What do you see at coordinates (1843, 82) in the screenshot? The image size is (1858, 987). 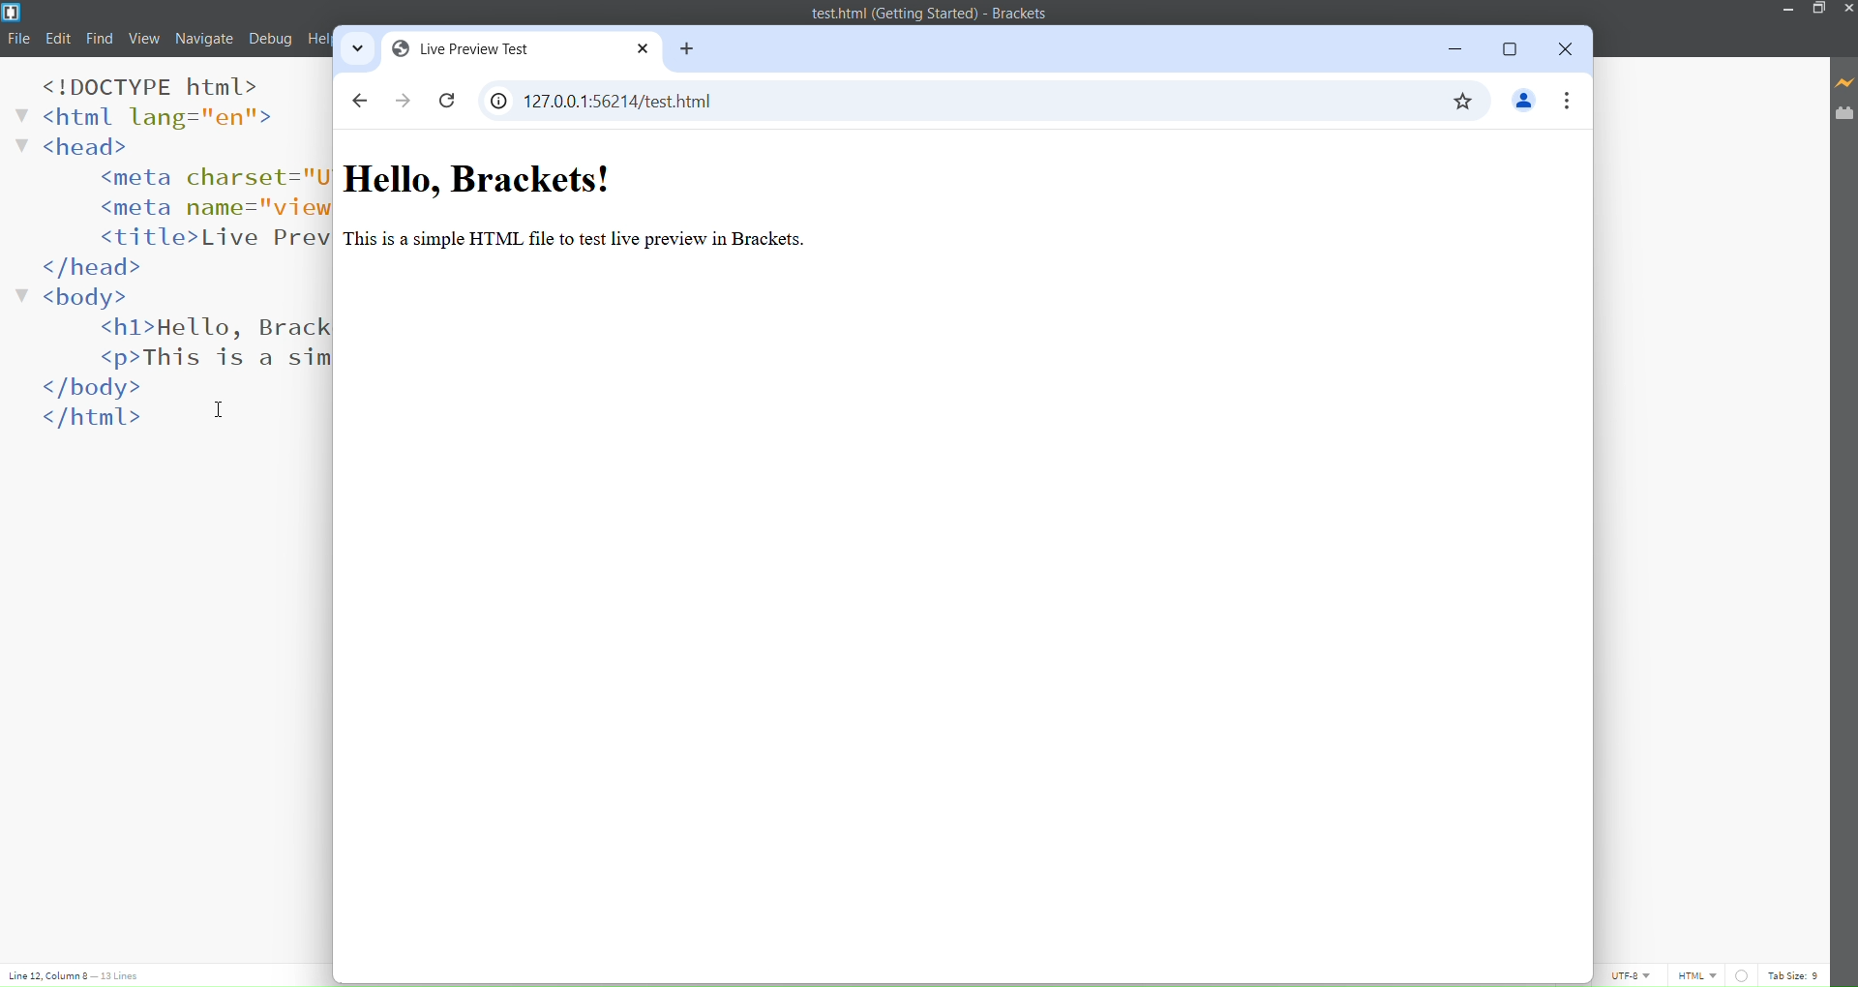 I see `Live Preview Activated` at bounding box center [1843, 82].